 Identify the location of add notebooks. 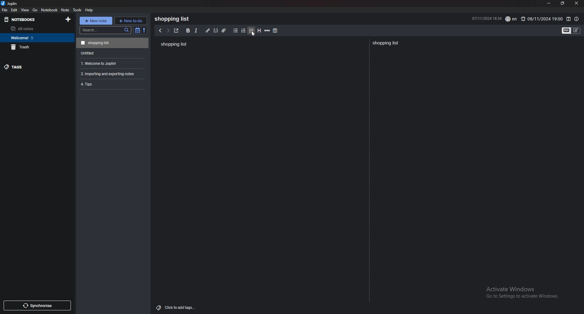
(68, 19).